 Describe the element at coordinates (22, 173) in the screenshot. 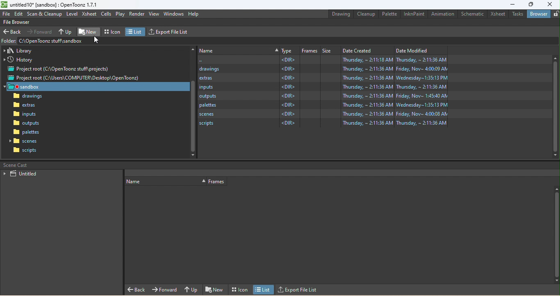

I see `Untitled` at that location.